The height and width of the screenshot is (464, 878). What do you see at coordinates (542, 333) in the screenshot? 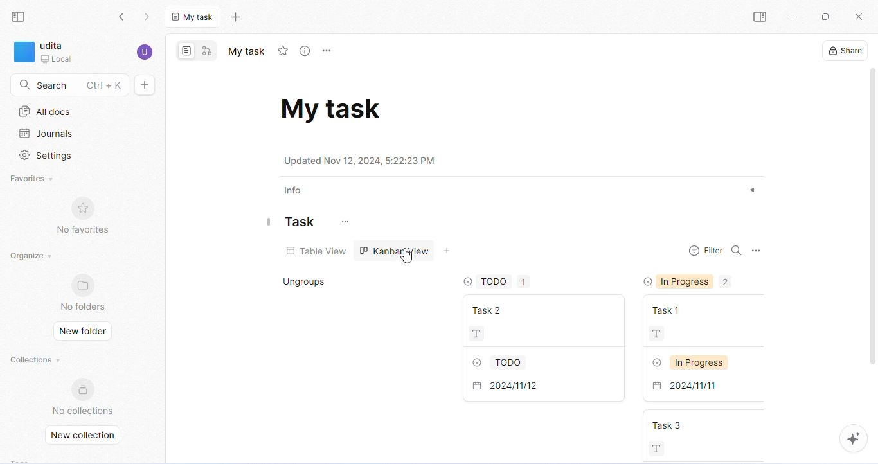
I see `T` at bounding box center [542, 333].